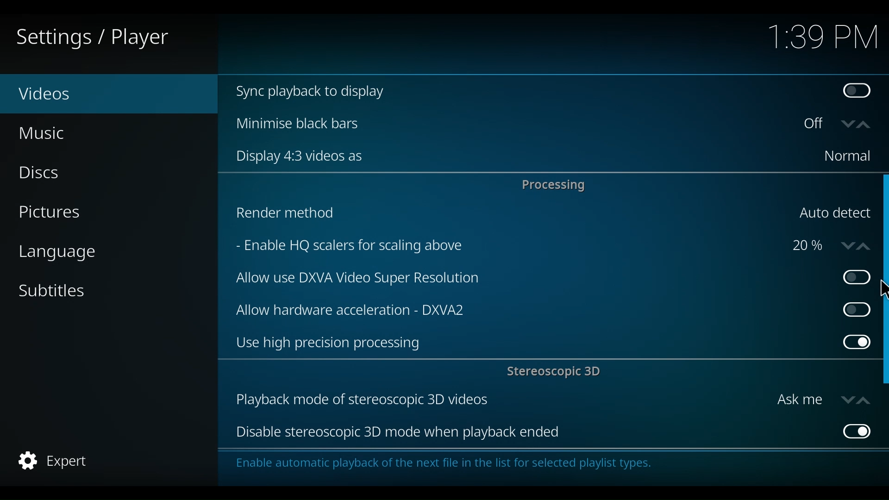  Describe the element at coordinates (823, 38) in the screenshot. I see `Time` at that location.